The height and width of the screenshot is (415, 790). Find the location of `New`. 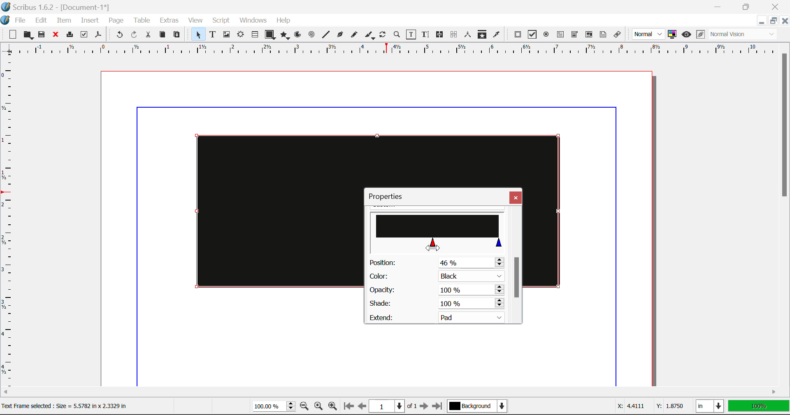

New is located at coordinates (12, 36).